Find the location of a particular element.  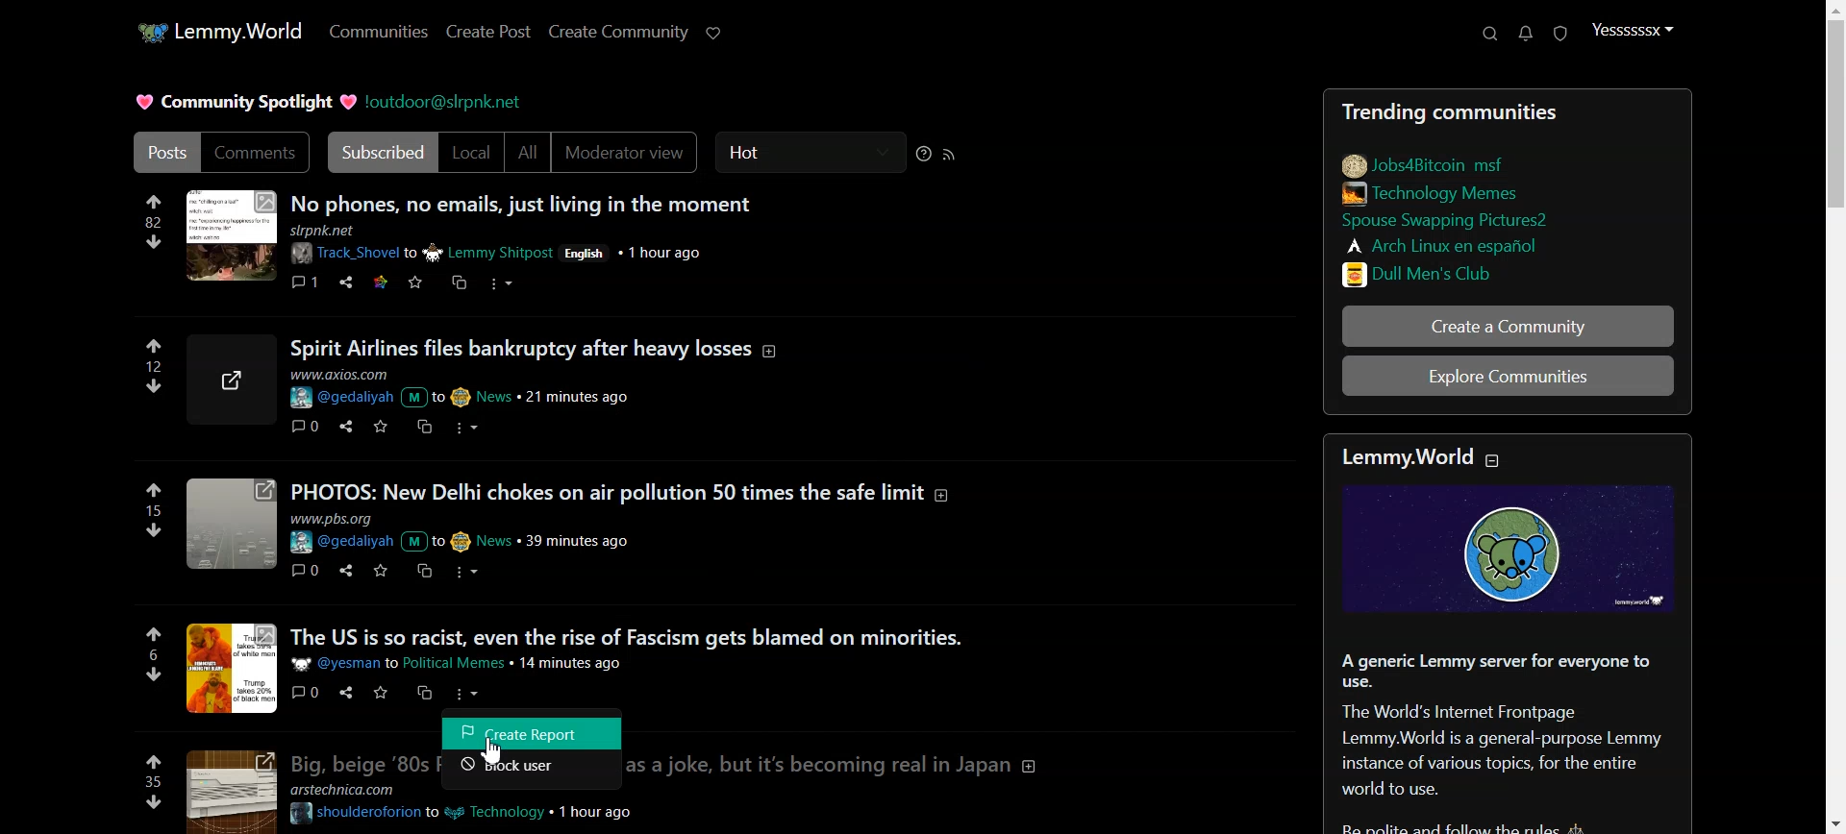

Vertical scroll bar is located at coordinates (1834, 417).